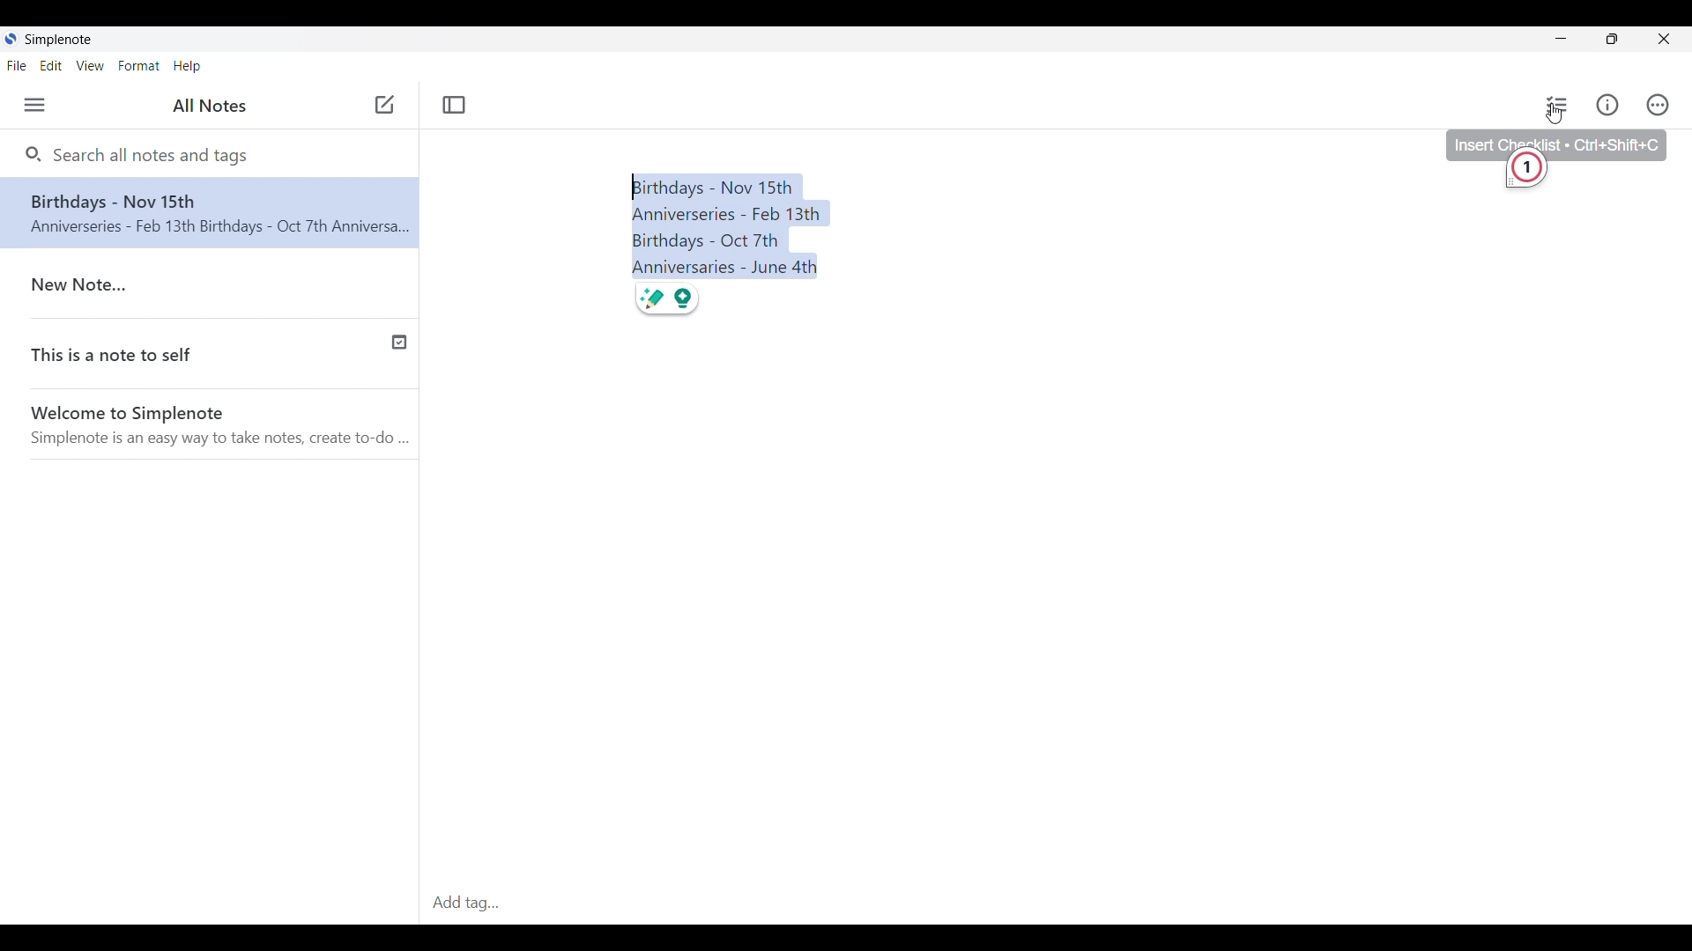 The image size is (1692, 951). What do you see at coordinates (1664, 39) in the screenshot?
I see `Close interface` at bounding box center [1664, 39].